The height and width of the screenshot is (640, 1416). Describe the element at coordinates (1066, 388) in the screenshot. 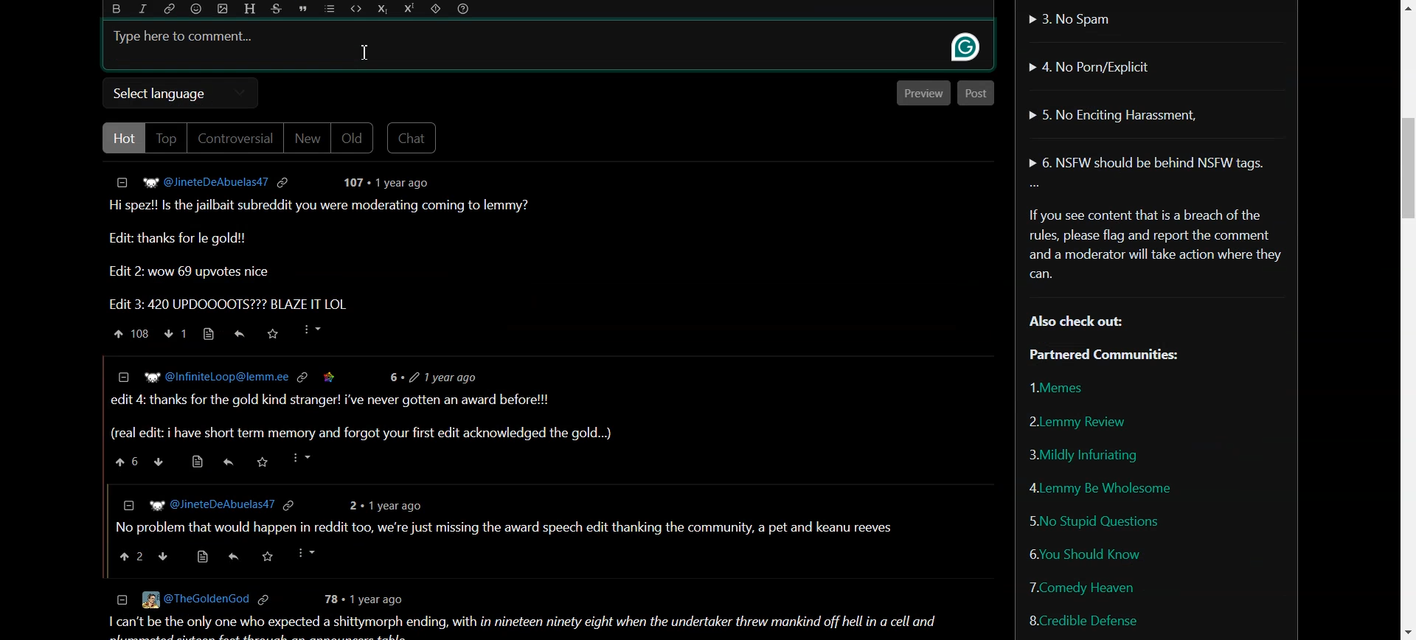

I see `Memes` at that location.